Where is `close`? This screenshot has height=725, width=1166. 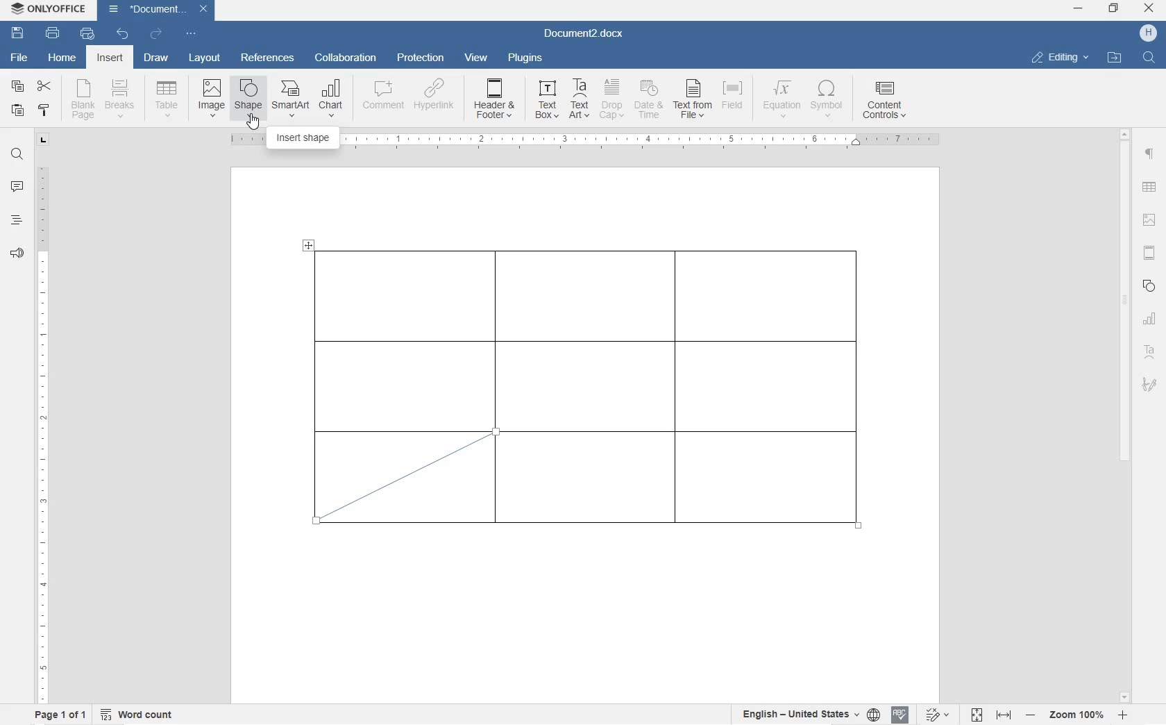 close is located at coordinates (1149, 9).